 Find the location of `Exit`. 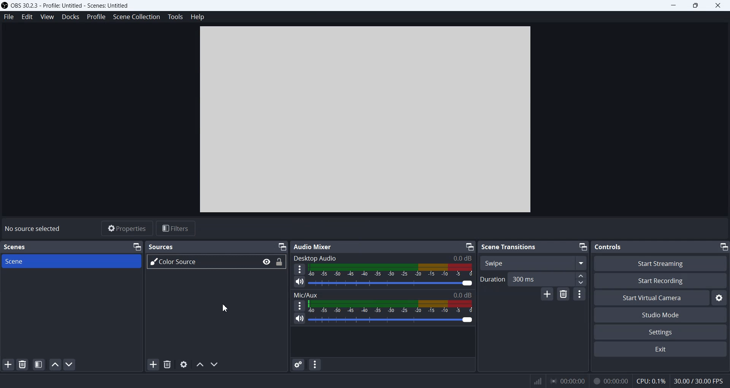

Exit is located at coordinates (661, 350).